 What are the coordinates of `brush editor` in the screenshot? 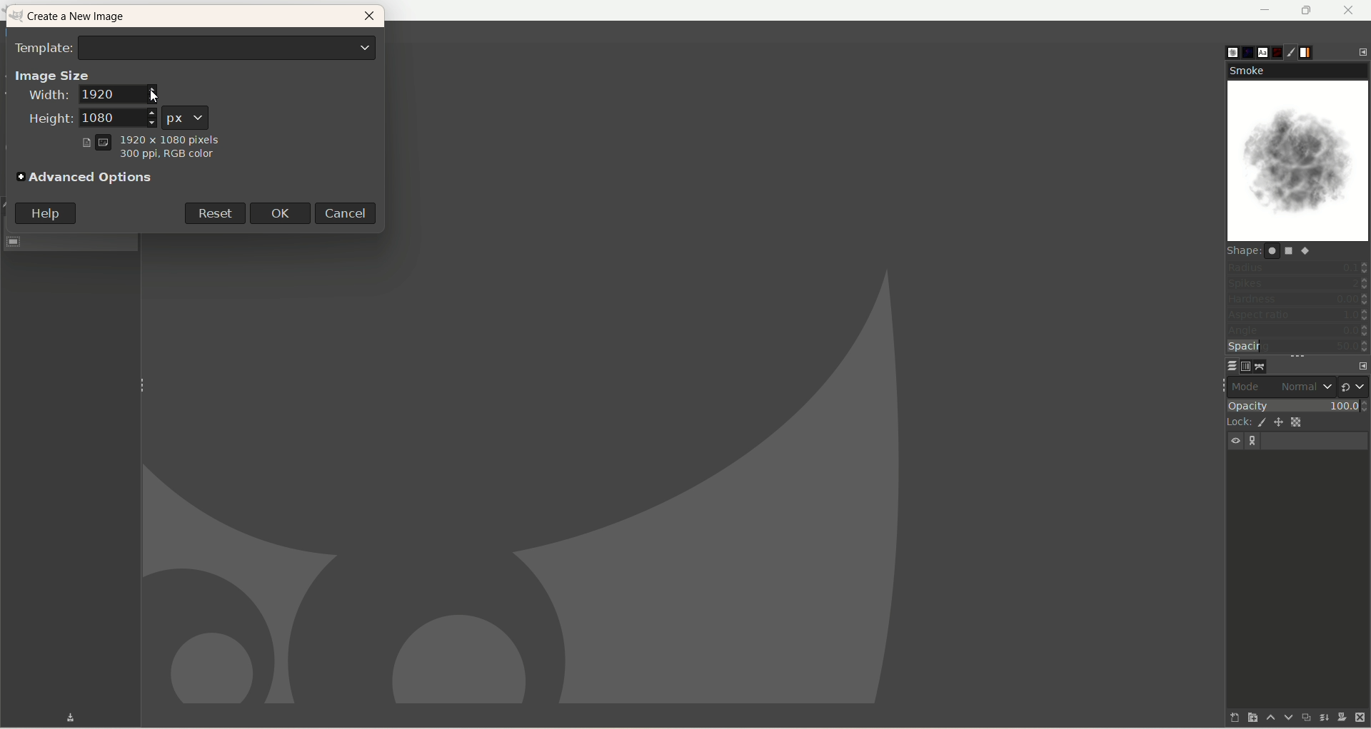 It's located at (1297, 53).